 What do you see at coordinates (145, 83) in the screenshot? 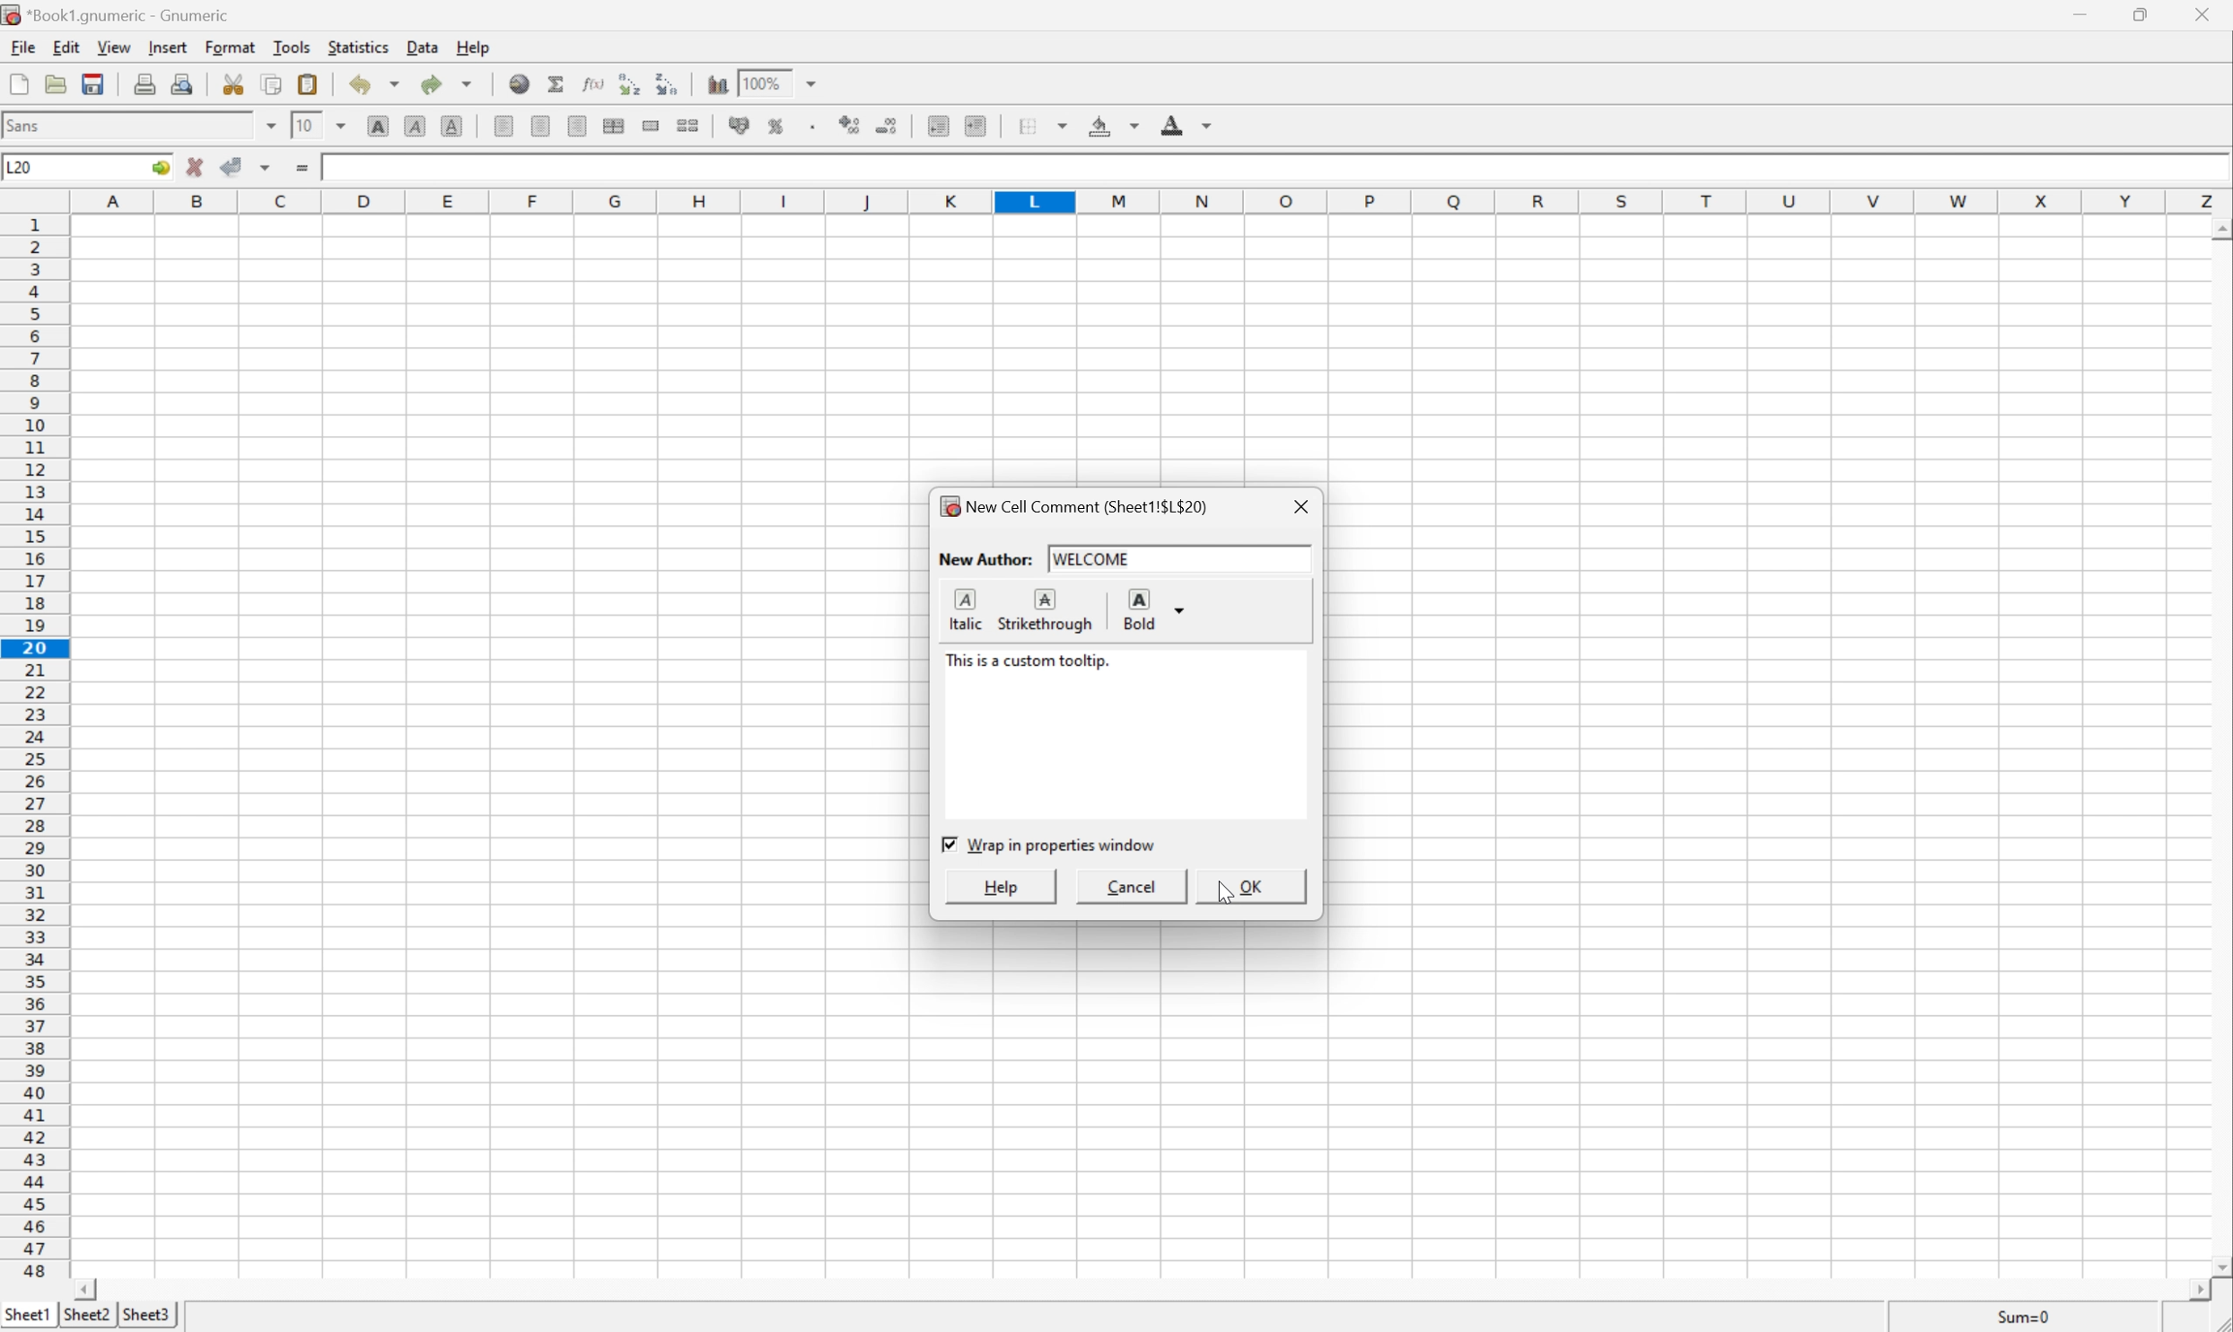
I see `Print current file` at bounding box center [145, 83].